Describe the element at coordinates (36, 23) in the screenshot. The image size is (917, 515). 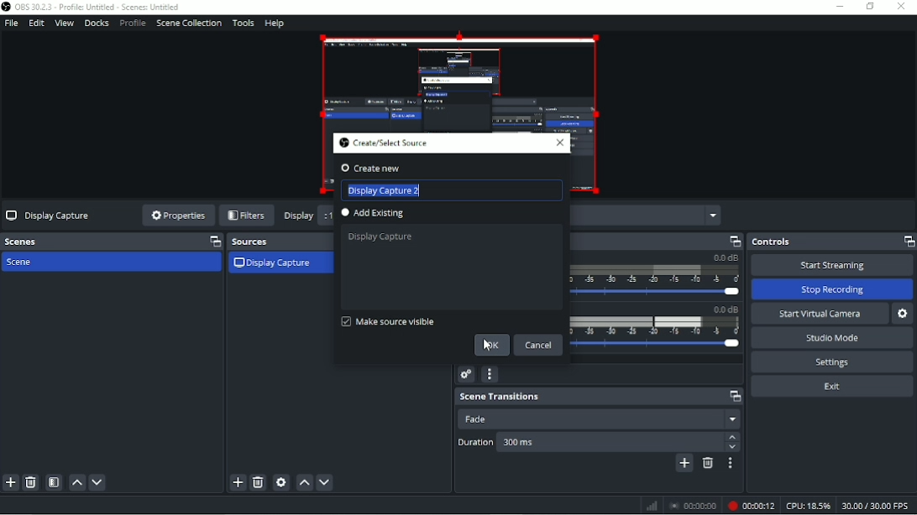
I see `Edit` at that location.